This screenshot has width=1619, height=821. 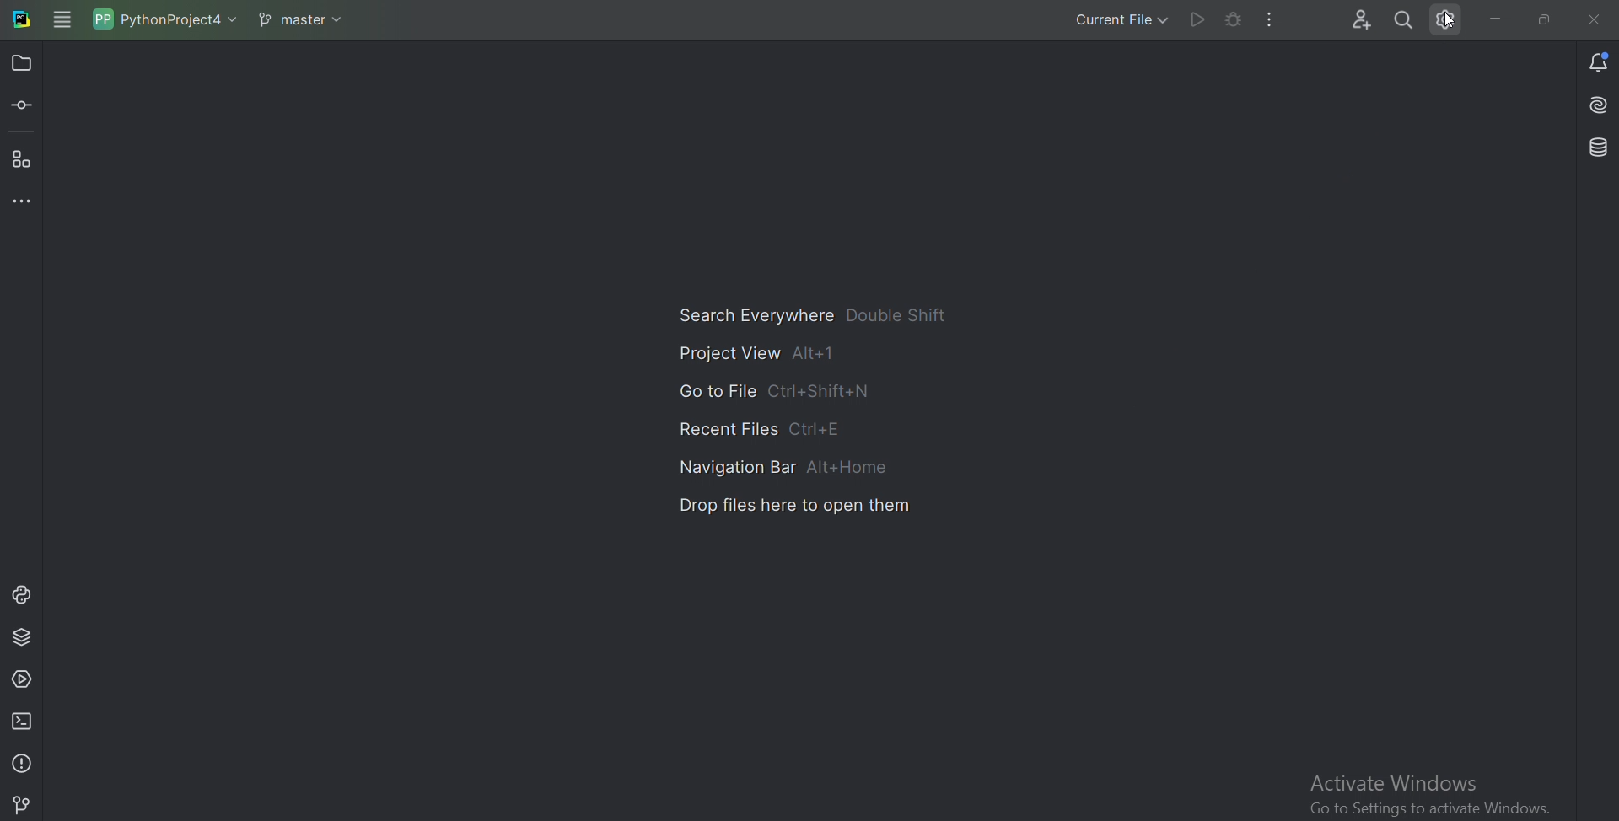 What do you see at coordinates (63, 19) in the screenshot?
I see `Main menu` at bounding box center [63, 19].